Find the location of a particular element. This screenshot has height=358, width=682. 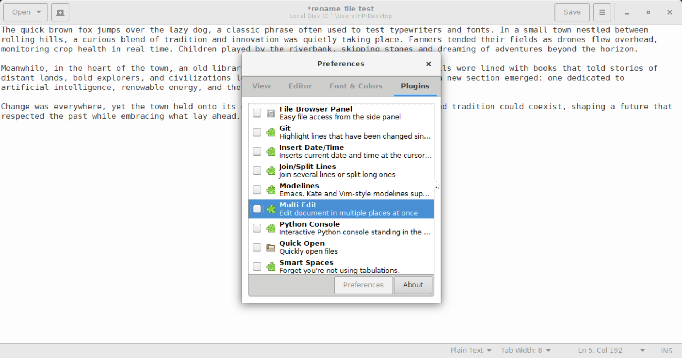

Line & Character Count is located at coordinates (612, 351).